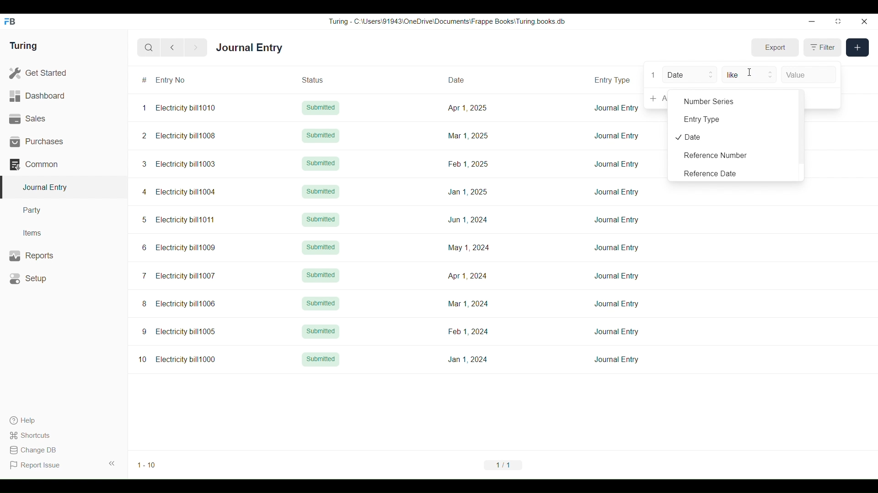 The image size is (878, 493). I want to click on Apr 1, 2024, so click(467, 276).